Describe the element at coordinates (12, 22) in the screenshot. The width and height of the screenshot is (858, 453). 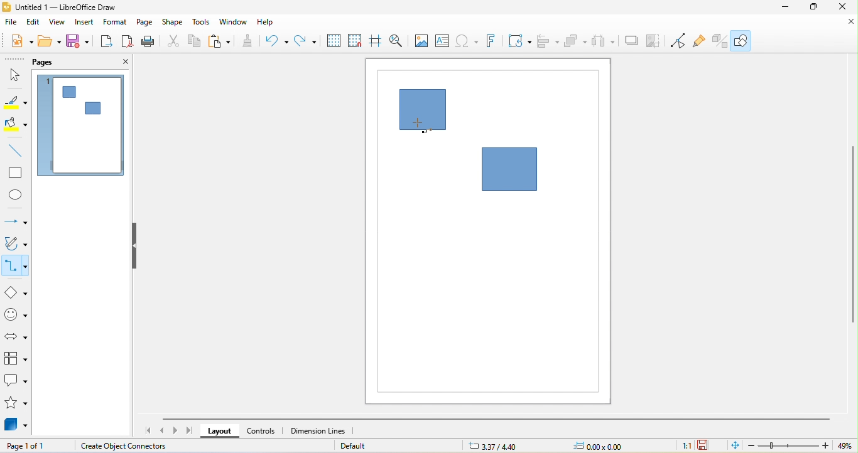
I see `file` at that location.